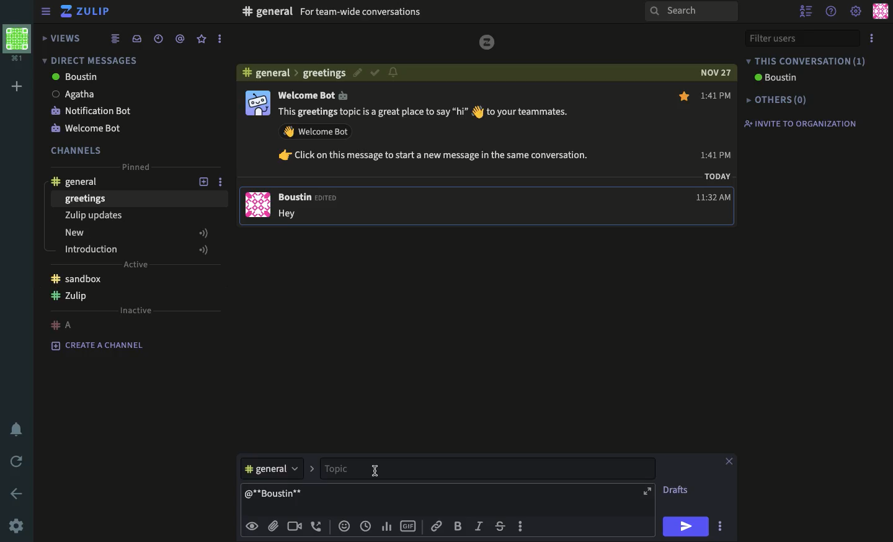 This screenshot has height=542, width=893. I want to click on notification, so click(394, 73).